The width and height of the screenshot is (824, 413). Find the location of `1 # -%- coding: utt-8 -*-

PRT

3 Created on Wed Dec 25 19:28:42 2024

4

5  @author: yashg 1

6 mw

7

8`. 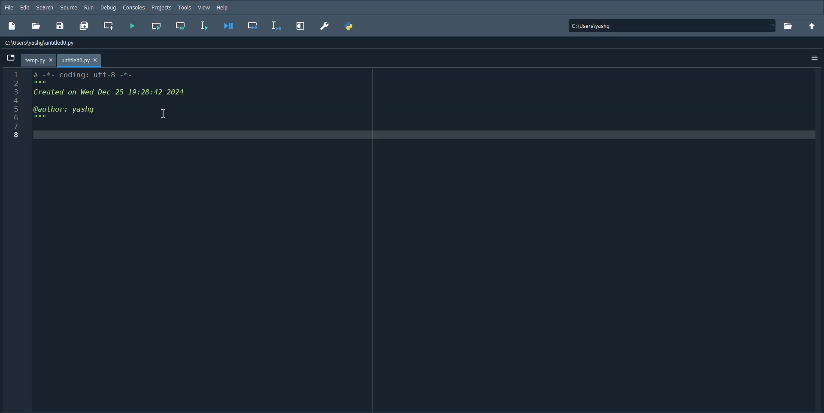

1 # -%- coding: utt-8 -*-

PRT

3 Created on Wed Dec 25 19:28:42 2024

4

5  @author: yashg 1

6 mw

7

8 is located at coordinates (94, 106).